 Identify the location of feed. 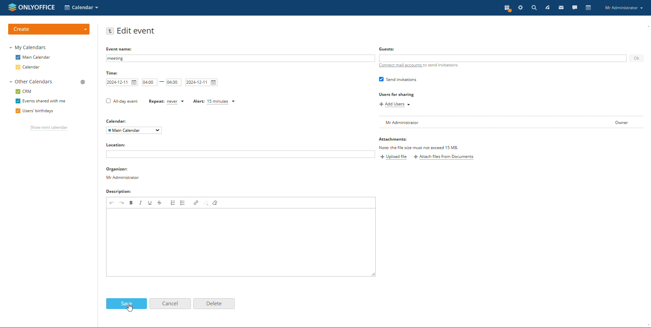
(548, 7).